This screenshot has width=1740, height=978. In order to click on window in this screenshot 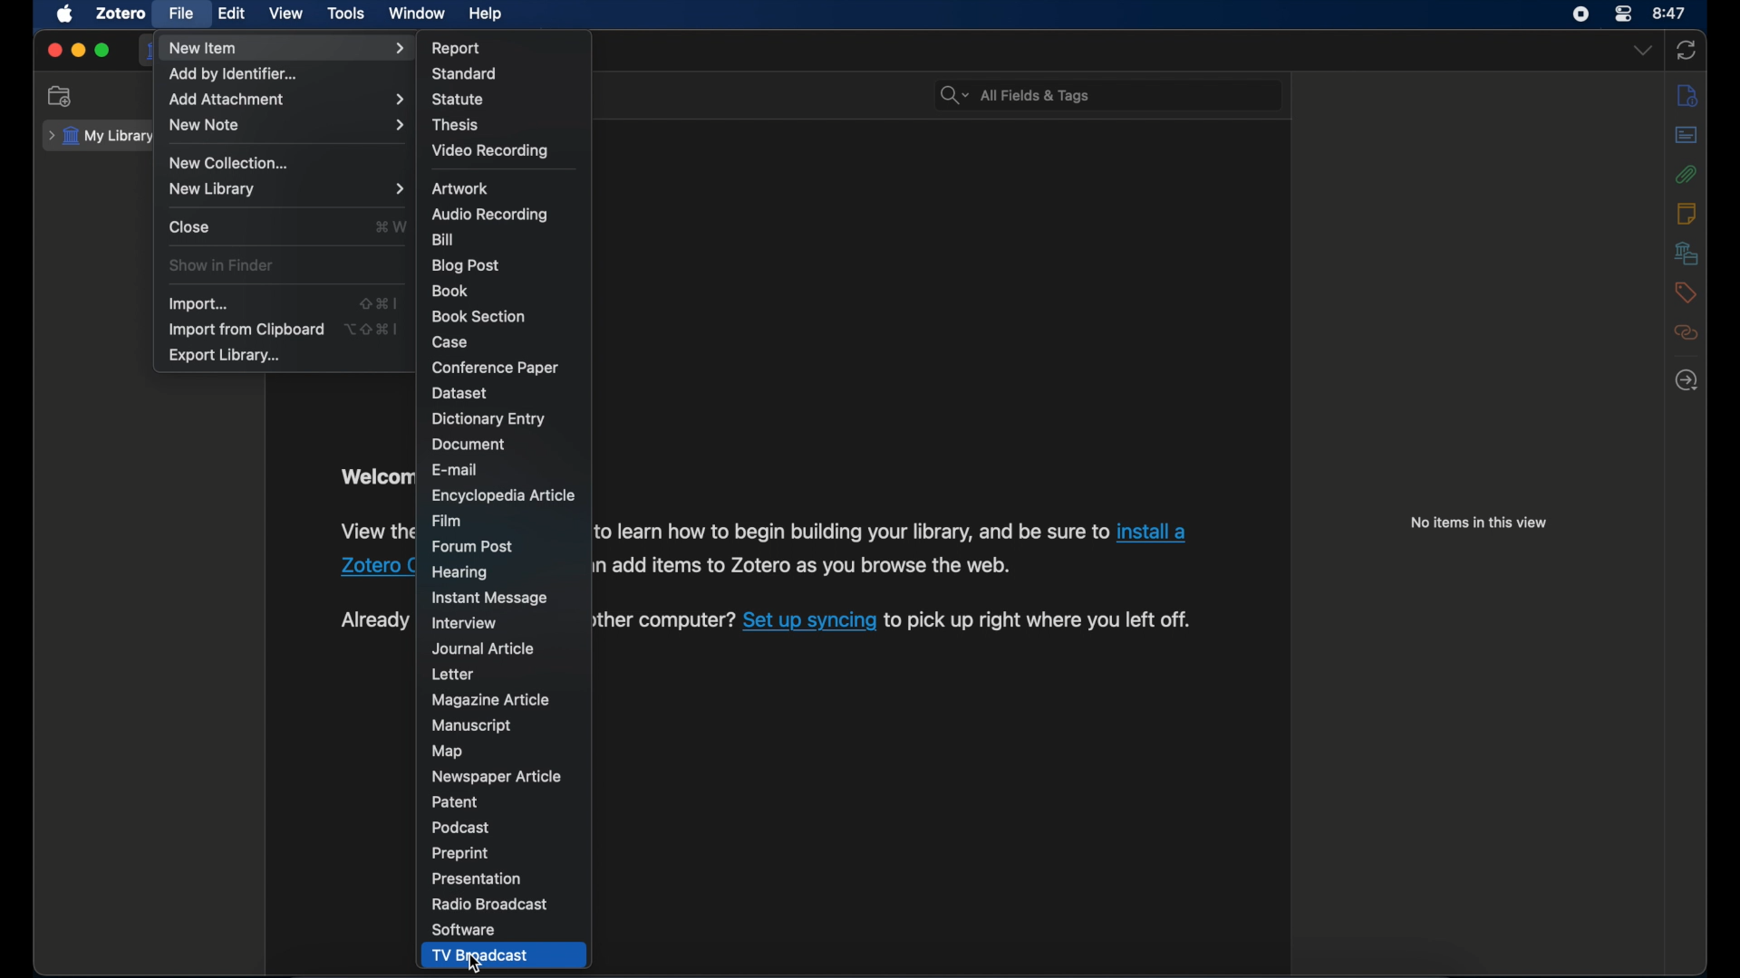, I will do `click(418, 14)`.